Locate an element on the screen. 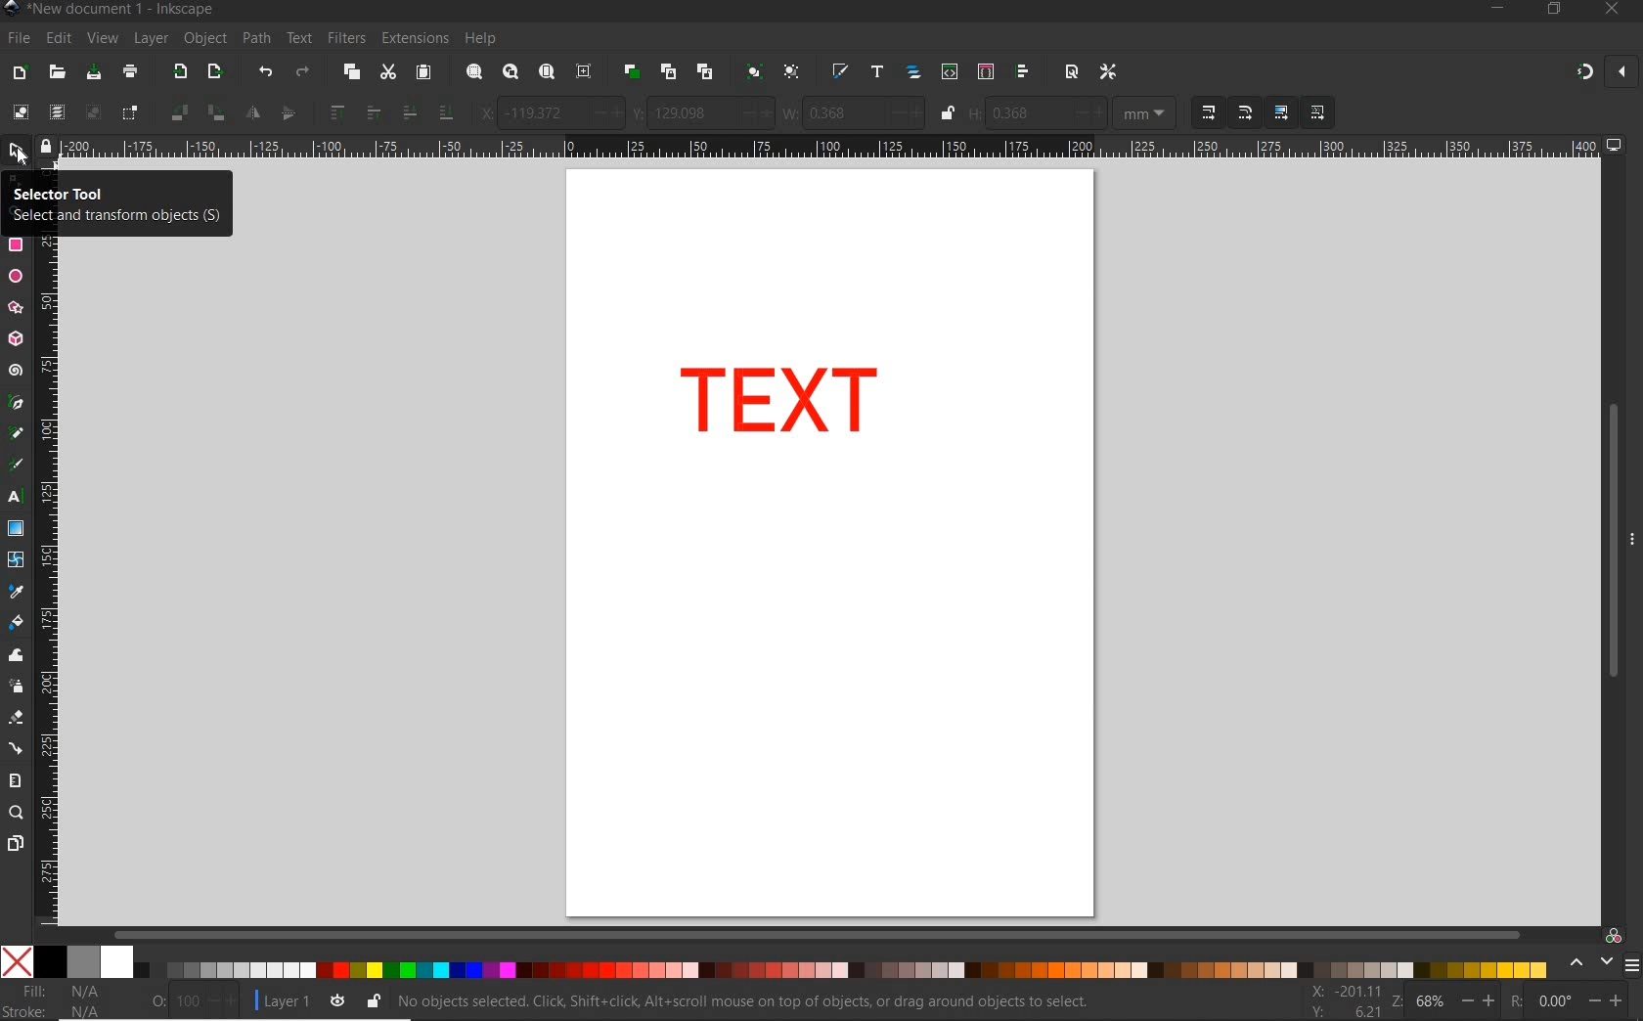 This screenshot has width=1643, height=1021. GRADIENT TOOL is located at coordinates (16, 528).